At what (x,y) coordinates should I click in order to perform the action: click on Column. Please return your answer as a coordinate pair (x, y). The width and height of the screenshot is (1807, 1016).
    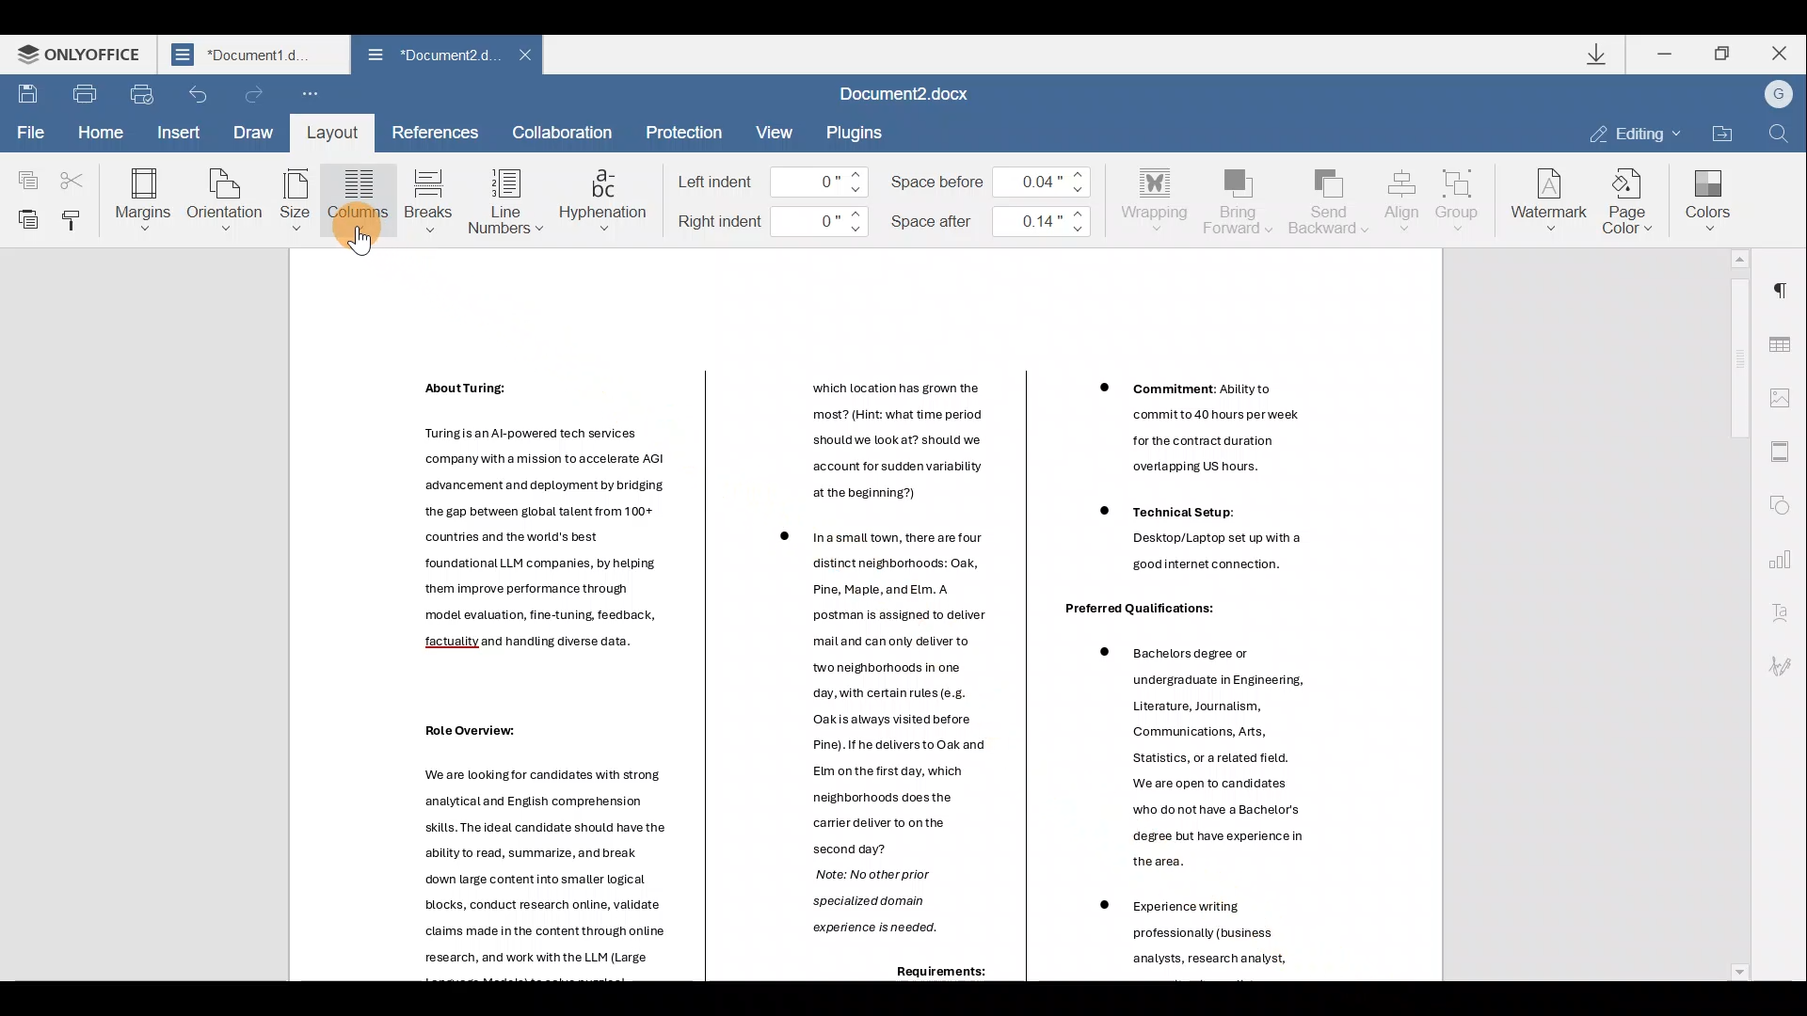
    Looking at the image, I should click on (361, 204).